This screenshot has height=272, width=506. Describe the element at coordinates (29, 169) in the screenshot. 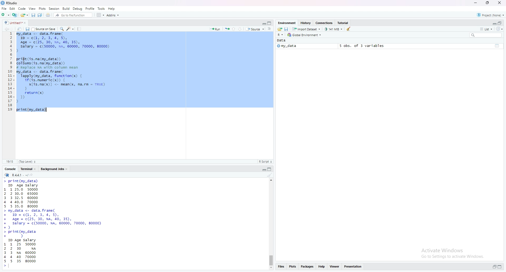

I see `Terminal` at that location.